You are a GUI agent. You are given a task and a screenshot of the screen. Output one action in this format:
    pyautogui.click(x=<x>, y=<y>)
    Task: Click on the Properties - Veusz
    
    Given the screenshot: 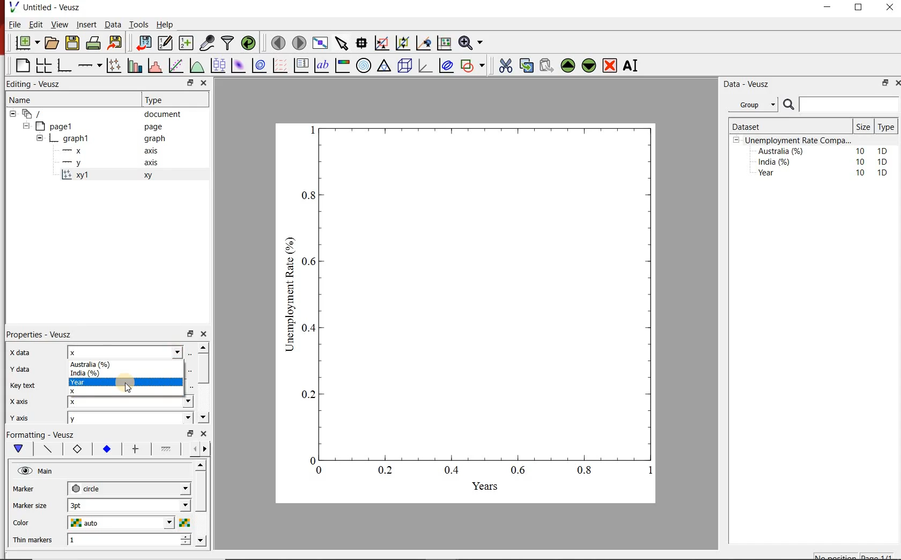 What is the action you would take?
    pyautogui.click(x=41, y=335)
    